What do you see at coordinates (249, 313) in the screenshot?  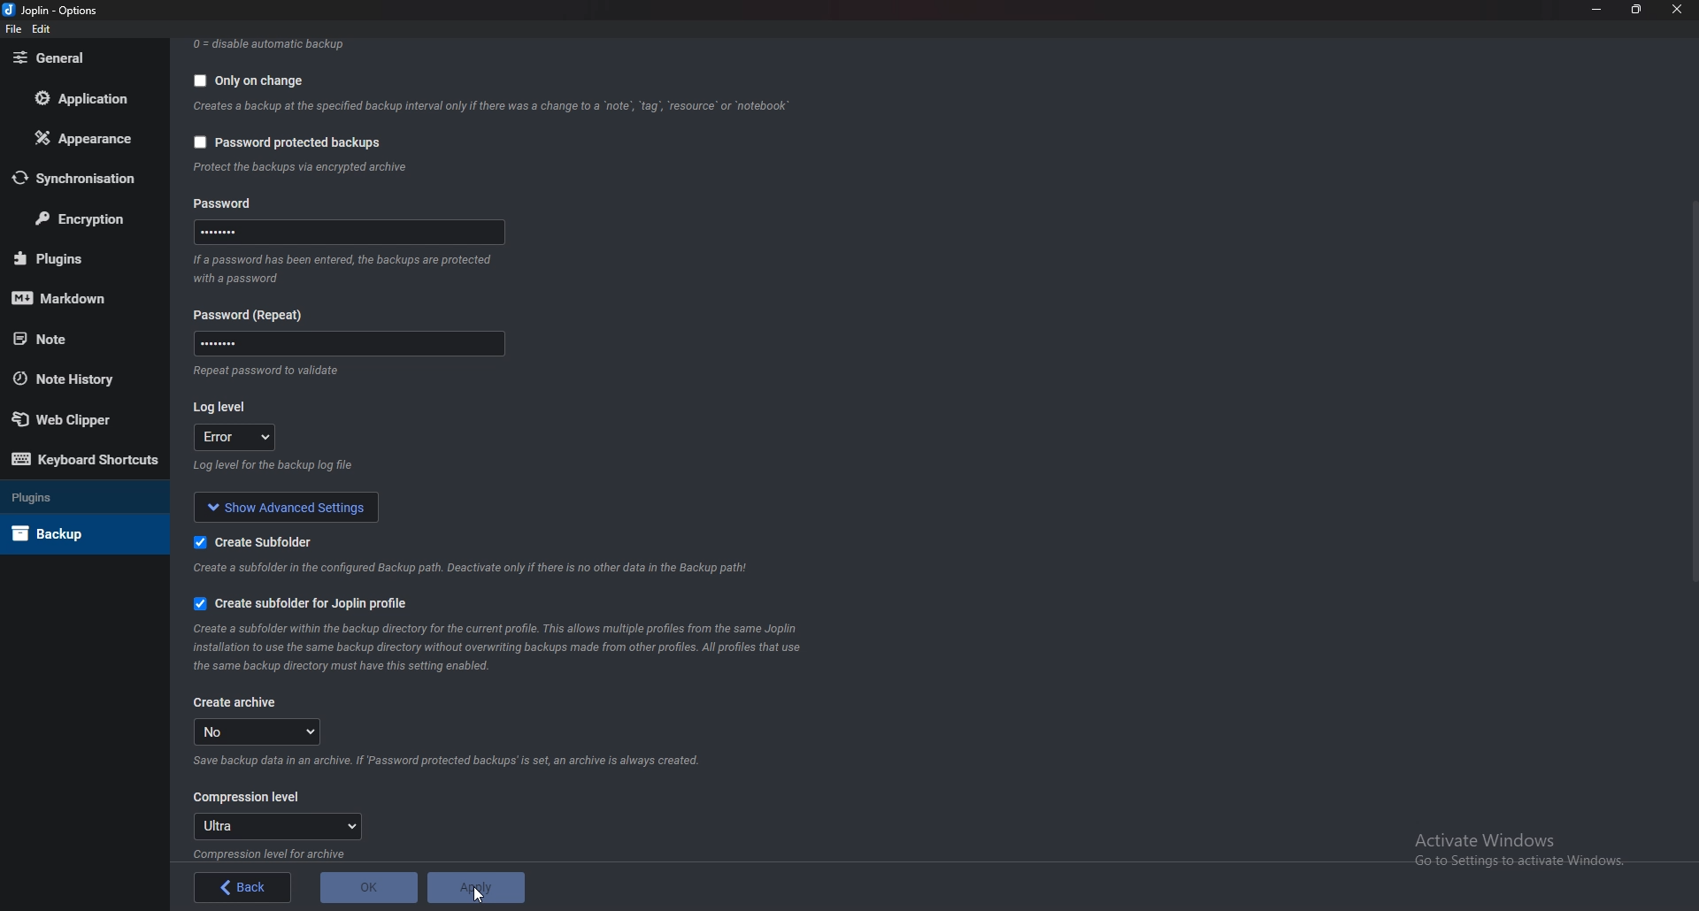 I see `Password` at bounding box center [249, 313].